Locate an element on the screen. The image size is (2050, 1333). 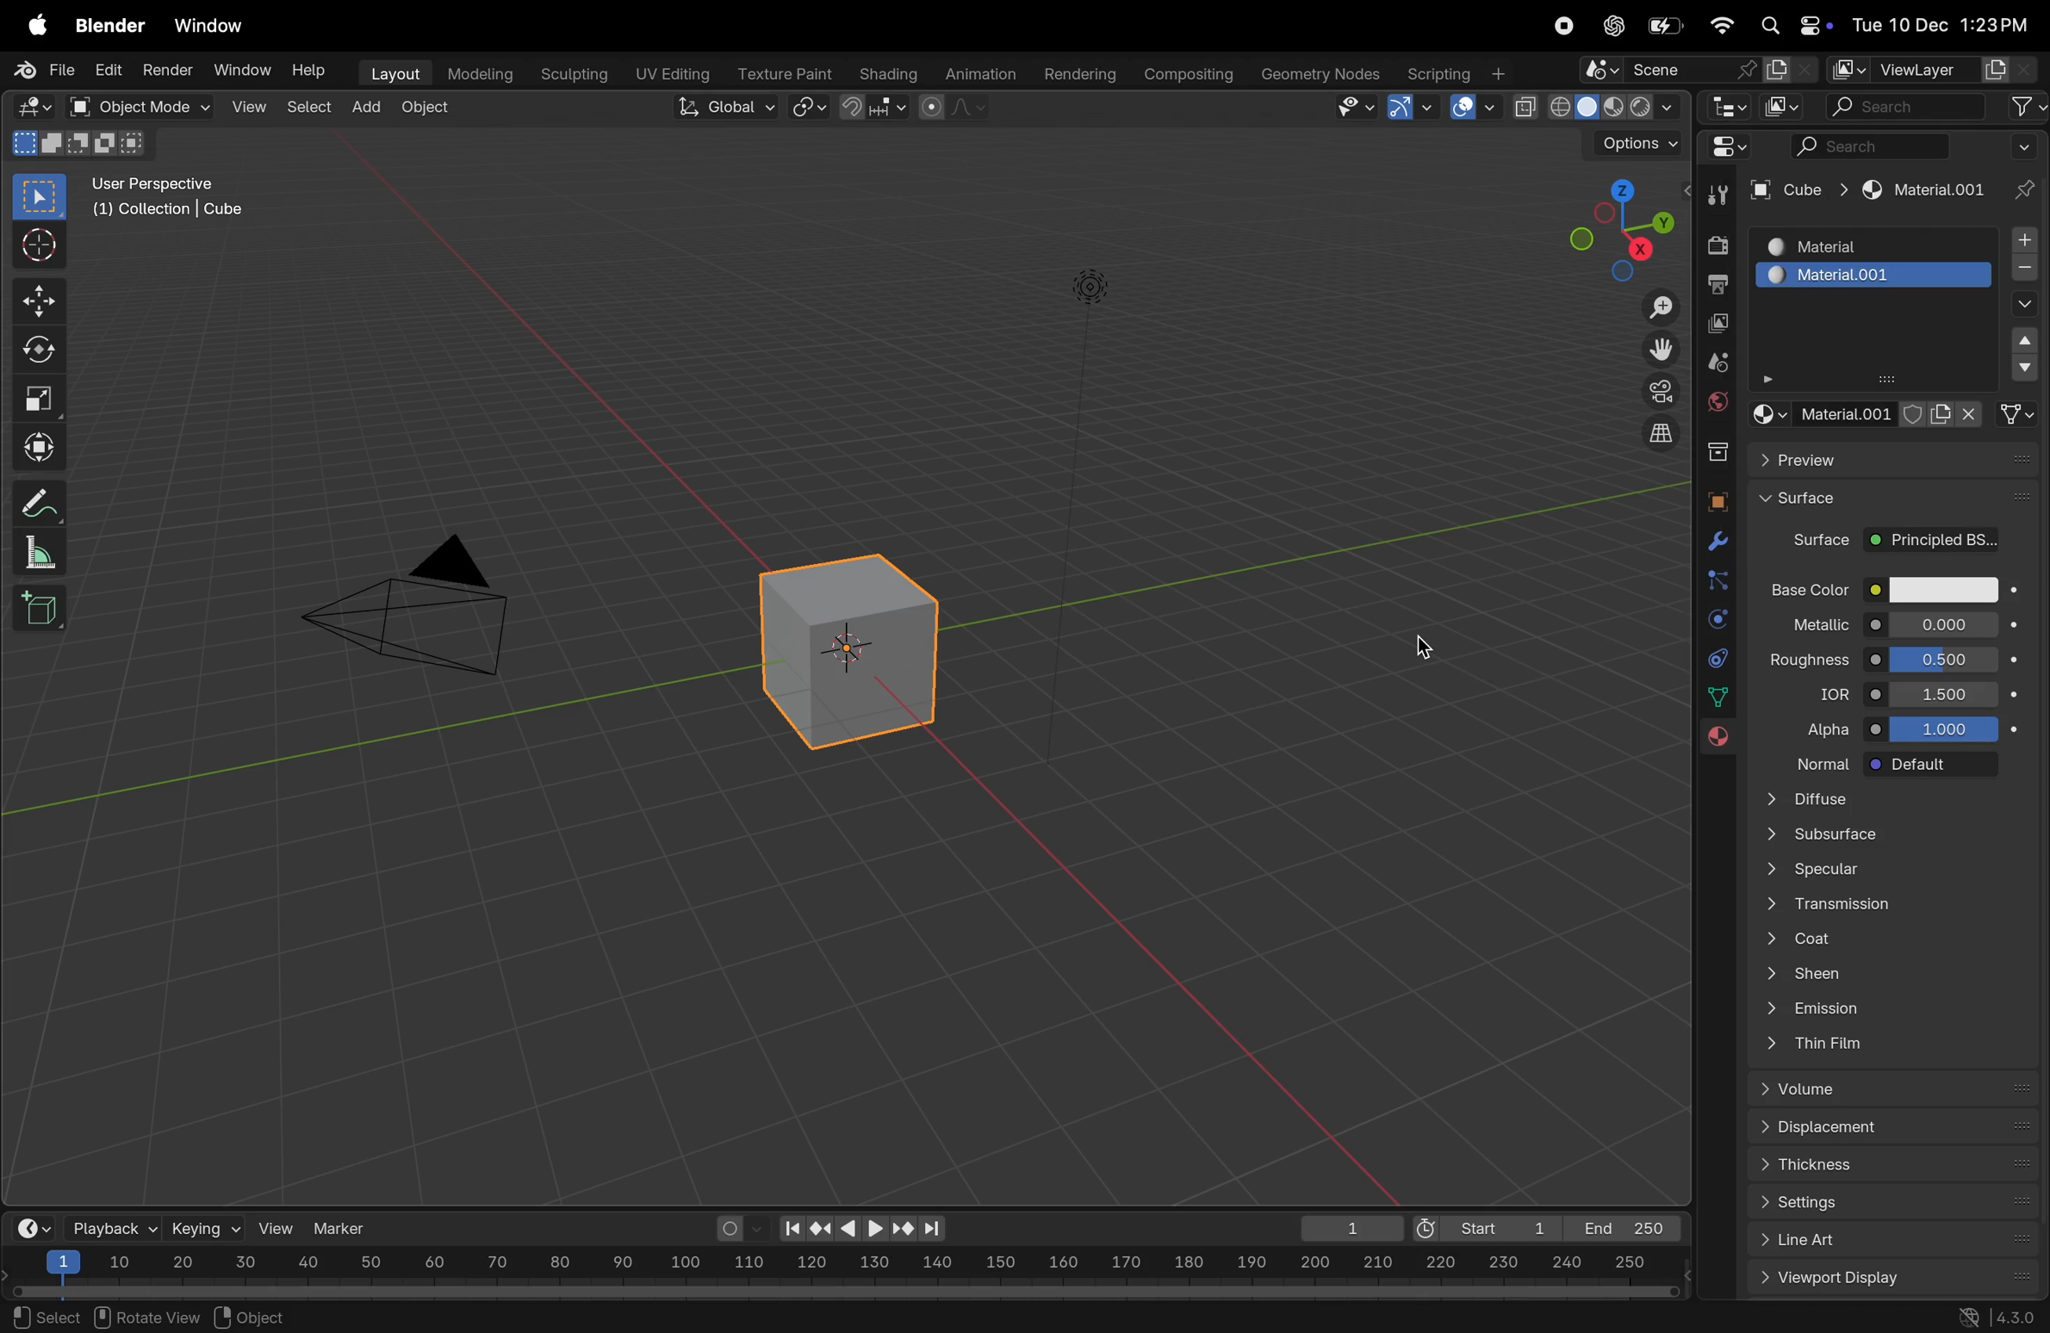
editor type is located at coordinates (1736, 152).